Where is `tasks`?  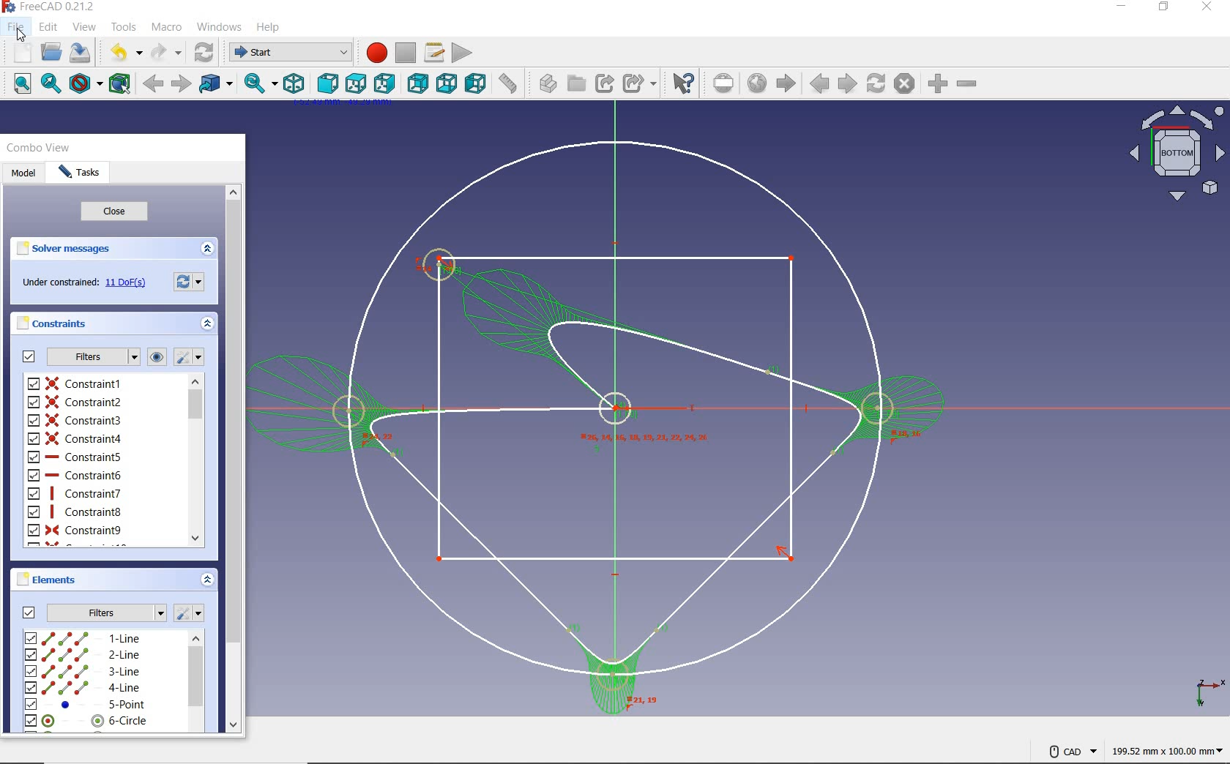 tasks is located at coordinates (80, 173).